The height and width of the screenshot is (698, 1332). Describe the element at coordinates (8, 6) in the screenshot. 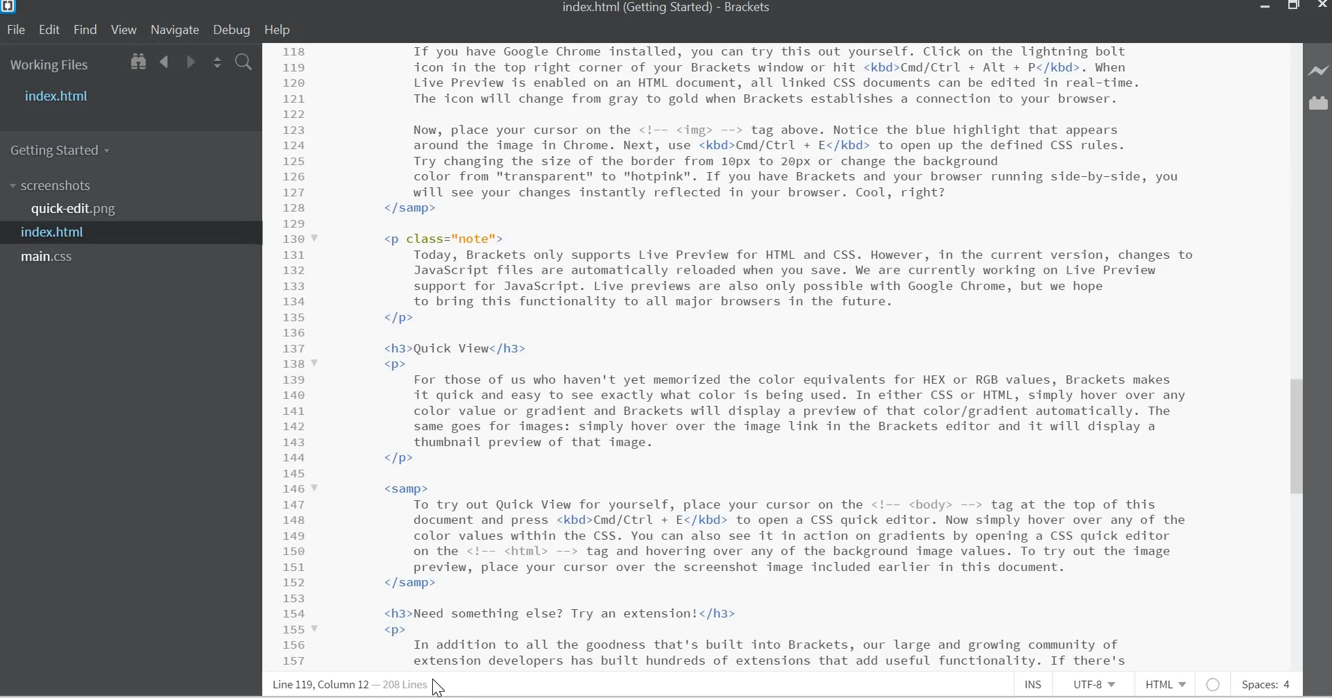

I see `Bracket Desktop Icon` at that location.